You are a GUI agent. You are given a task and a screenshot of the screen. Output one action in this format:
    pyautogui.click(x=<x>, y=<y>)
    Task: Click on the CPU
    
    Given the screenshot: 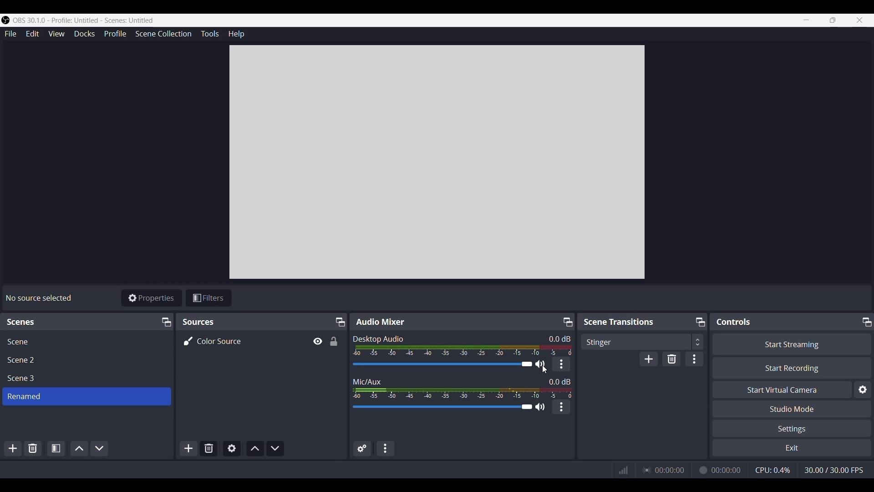 What is the action you would take?
    pyautogui.click(x=772, y=470)
    